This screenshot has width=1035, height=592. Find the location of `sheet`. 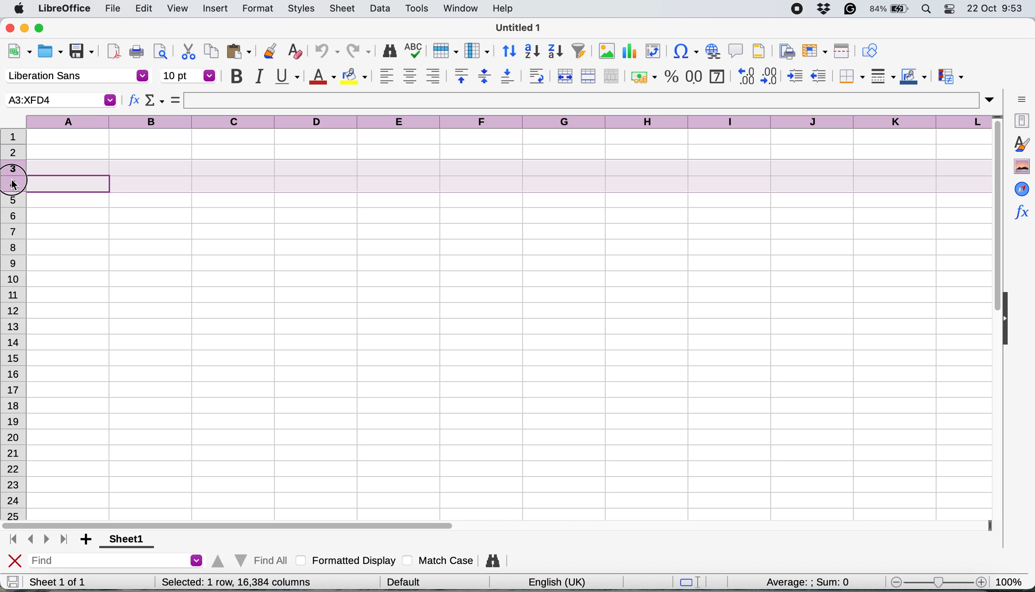

sheet is located at coordinates (343, 8).